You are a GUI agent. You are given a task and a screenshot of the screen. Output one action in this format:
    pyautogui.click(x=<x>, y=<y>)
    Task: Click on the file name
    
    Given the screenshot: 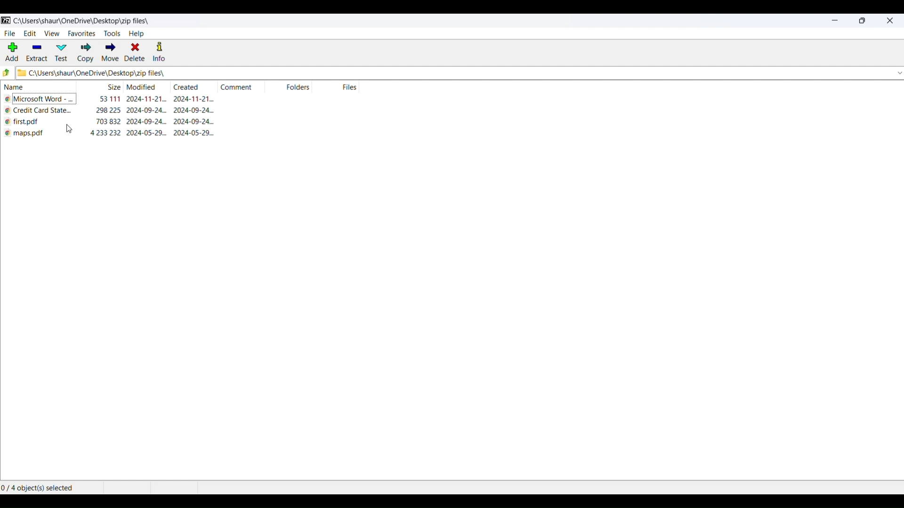 What is the action you would take?
    pyautogui.click(x=42, y=100)
    